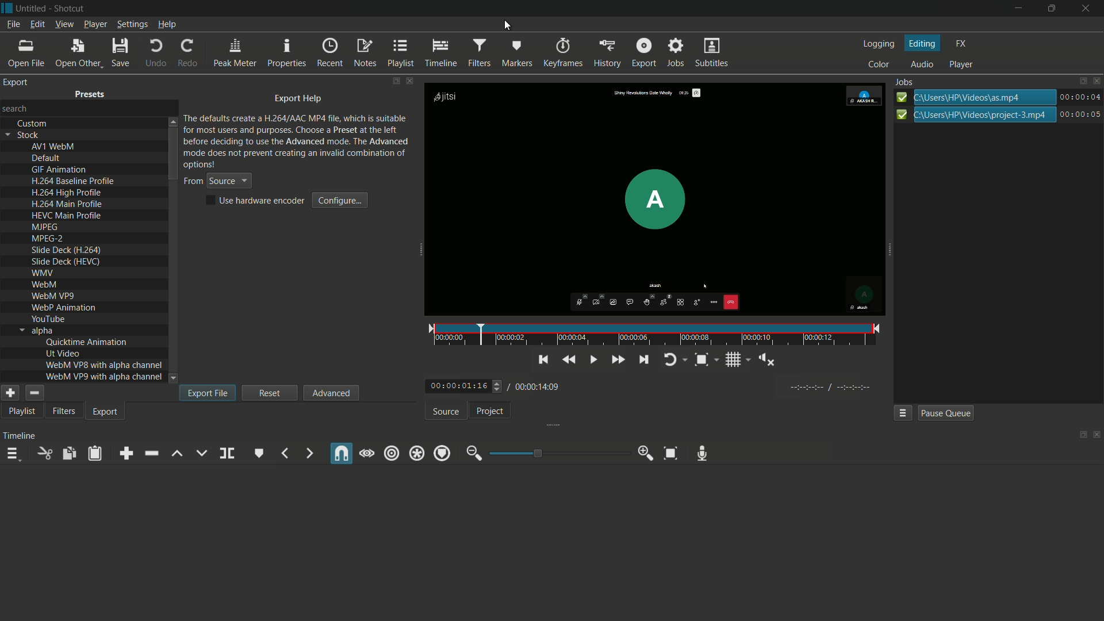  Describe the element at coordinates (201, 454) in the screenshot. I see `overwrite` at that location.